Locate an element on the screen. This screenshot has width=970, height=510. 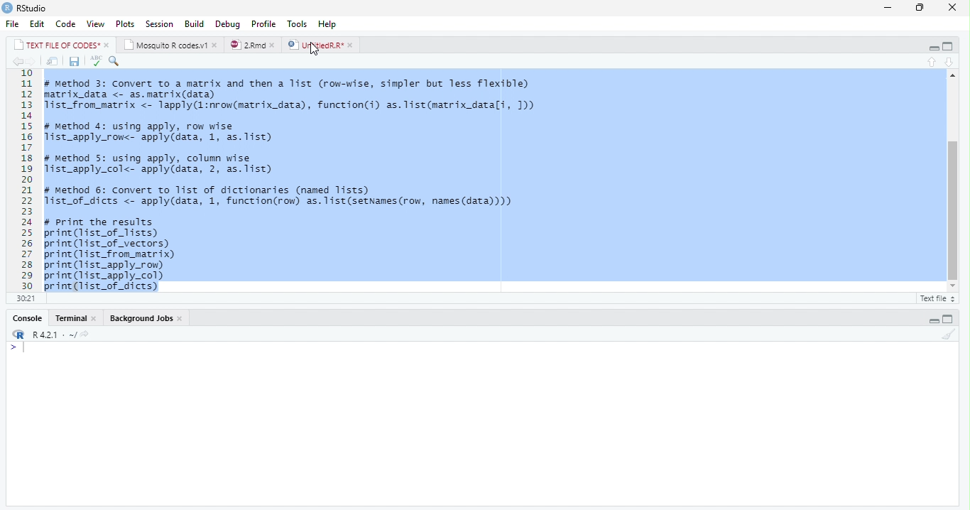
Previous section is located at coordinates (932, 61).